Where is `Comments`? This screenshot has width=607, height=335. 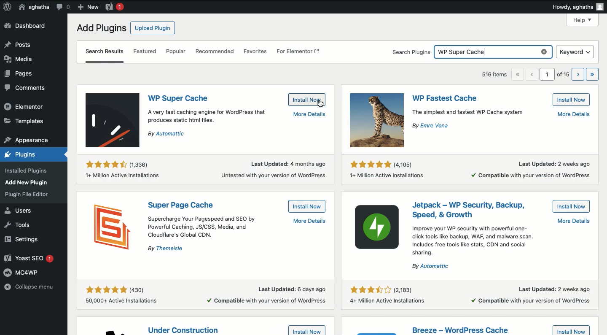 Comments is located at coordinates (24, 89).